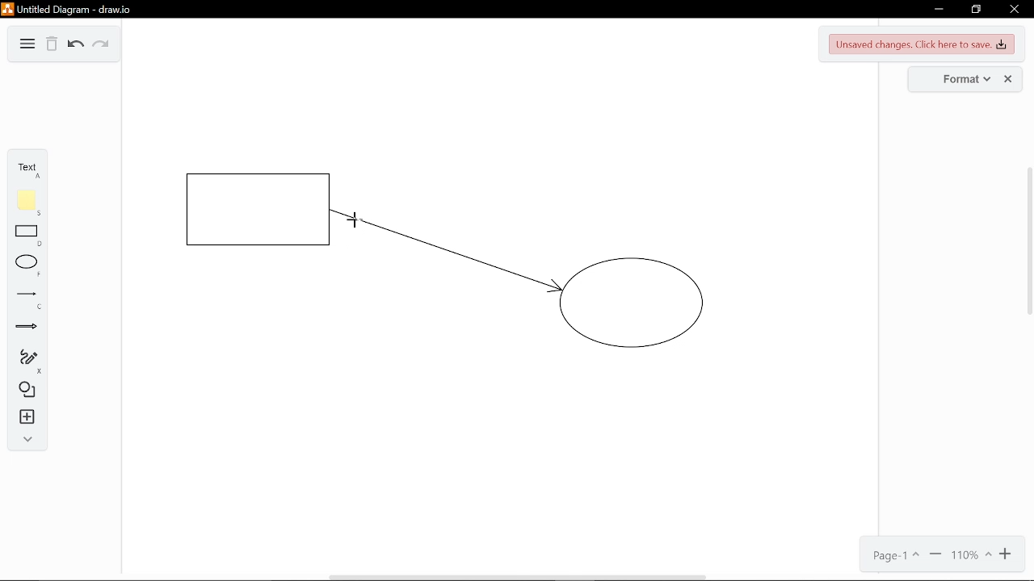  I want to click on Arrow, so click(24, 330).